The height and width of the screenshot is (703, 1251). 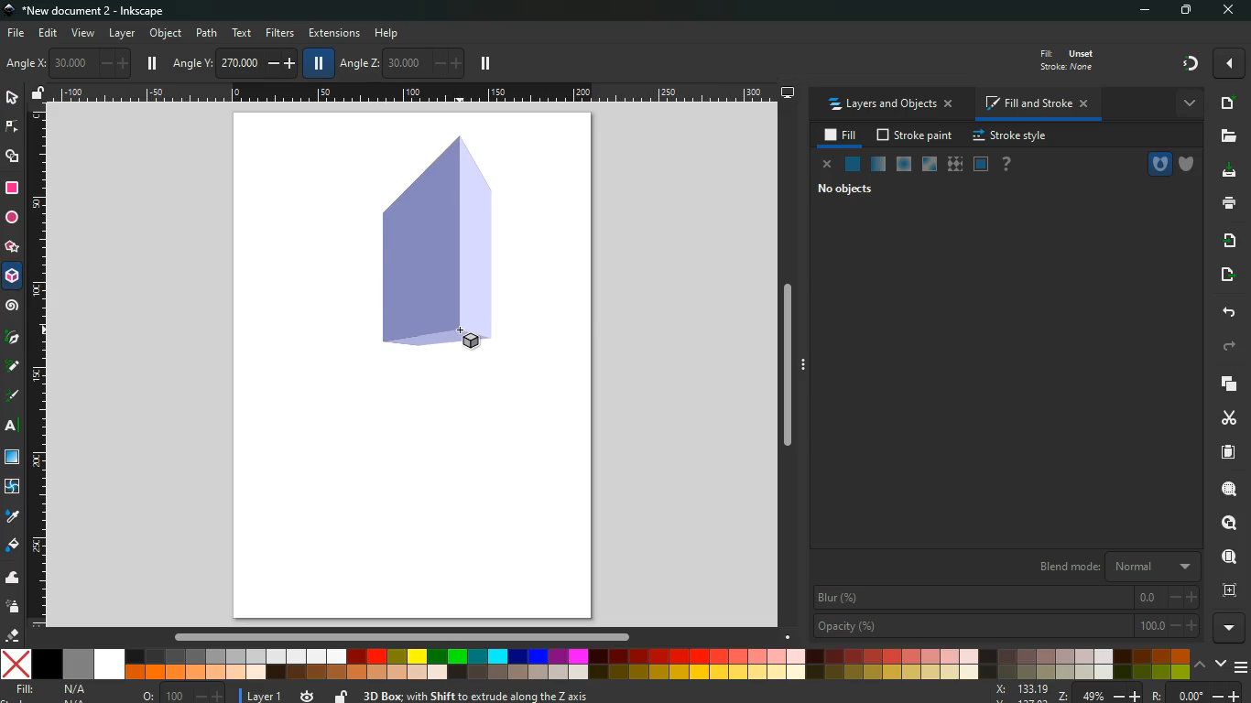 What do you see at coordinates (1224, 383) in the screenshot?
I see `layers` at bounding box center [1224, 383].